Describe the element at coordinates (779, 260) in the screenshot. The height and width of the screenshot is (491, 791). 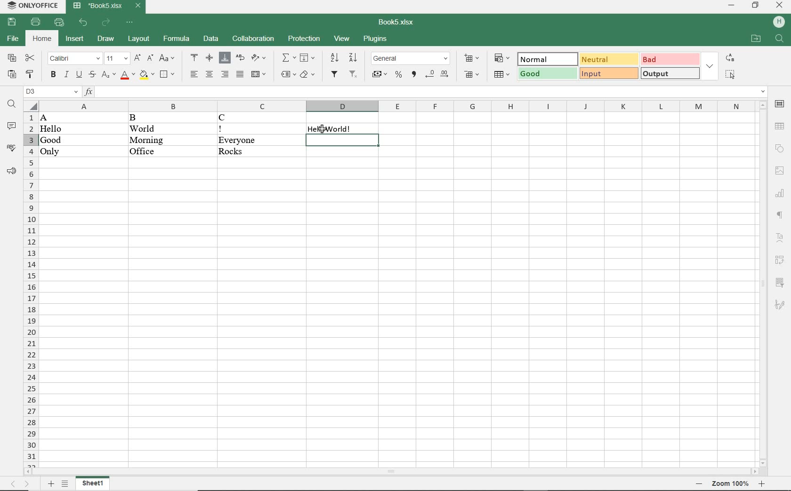
I see `PIVOT TABLE` at that location.